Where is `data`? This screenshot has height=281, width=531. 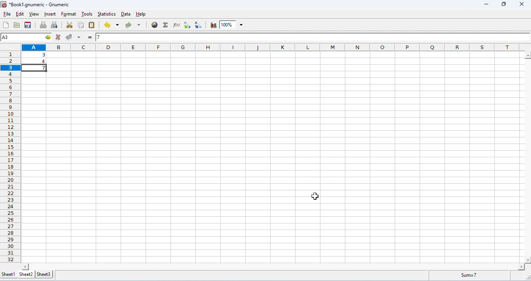 data is located at coordinates (37, 57).